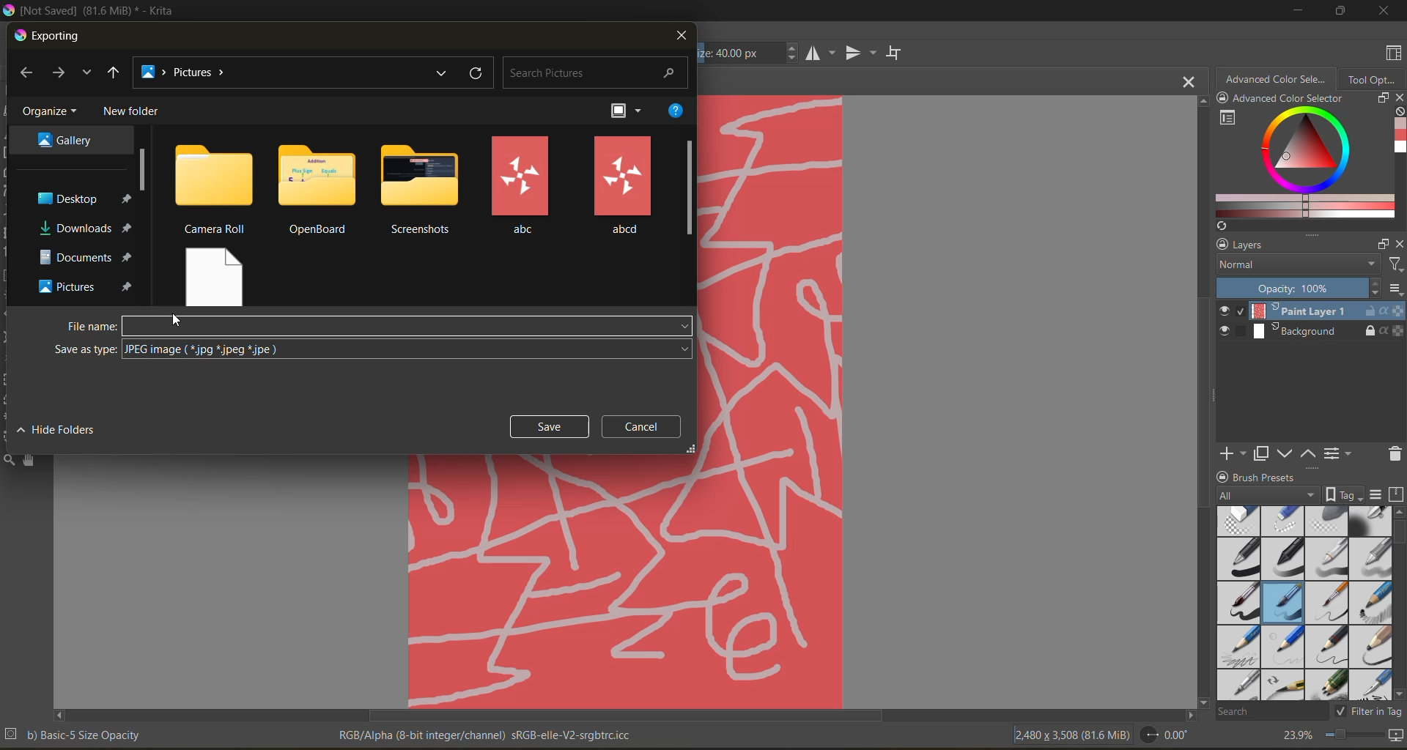 This screenshot has height=750, width=1407. Describe the element at coordinates (1295, 265) in the screenshot. I see `normal` at that location.